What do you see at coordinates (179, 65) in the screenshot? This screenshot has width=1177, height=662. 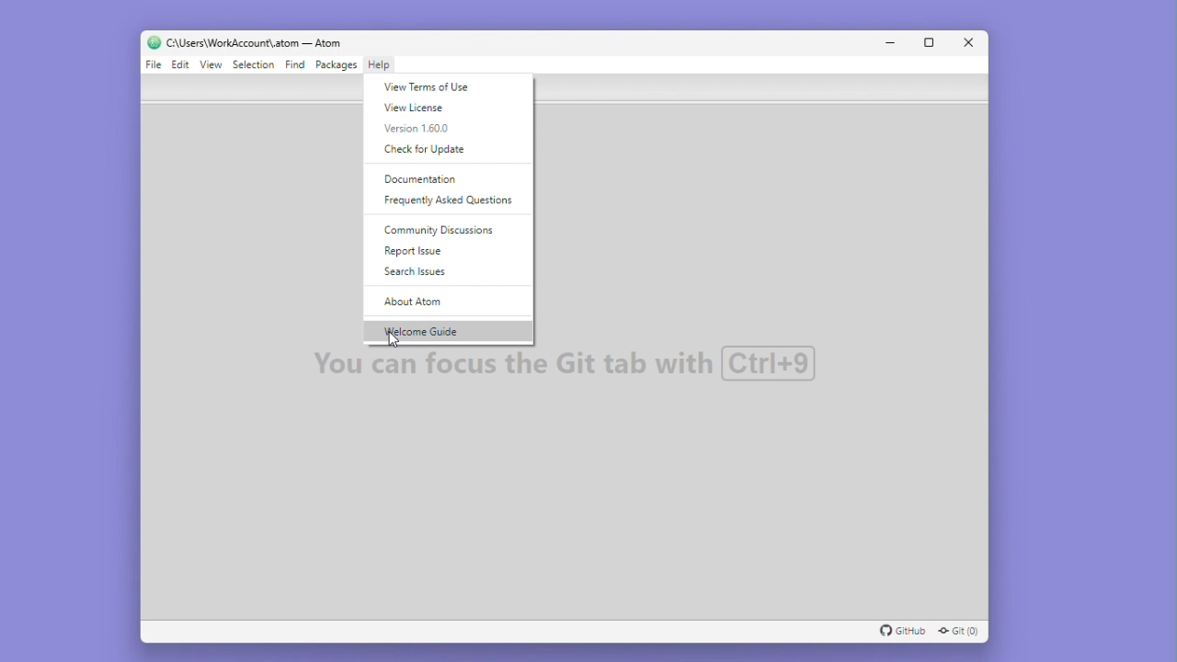 I see `Edit` at bounding box center [179, 65].